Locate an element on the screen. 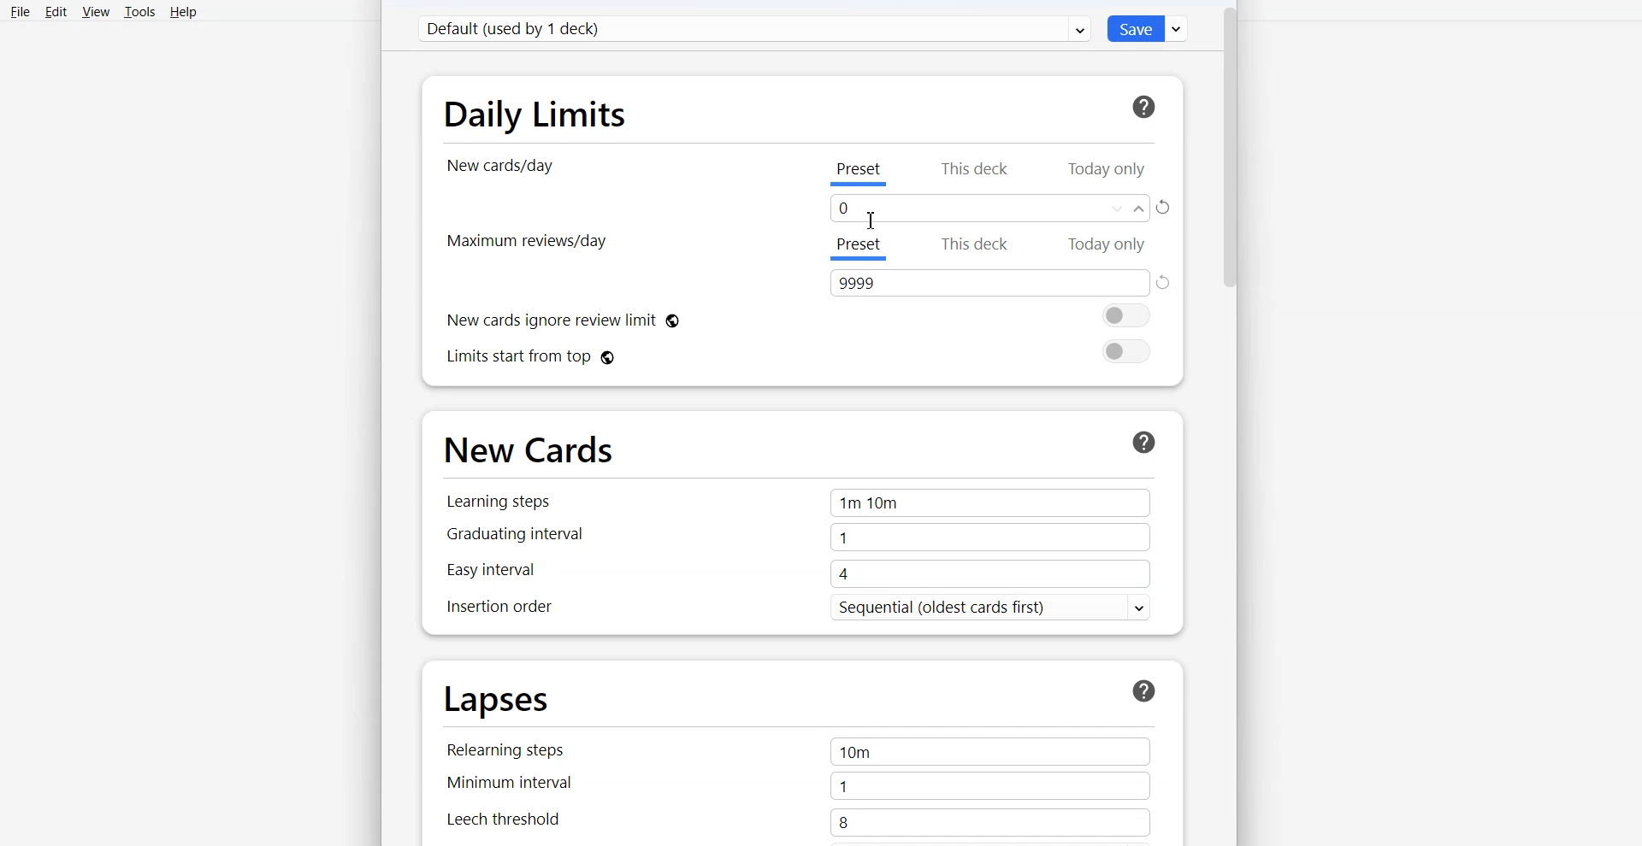 This screenshot has width=1642, height=846. This deck is located at coordinates (977, 169).